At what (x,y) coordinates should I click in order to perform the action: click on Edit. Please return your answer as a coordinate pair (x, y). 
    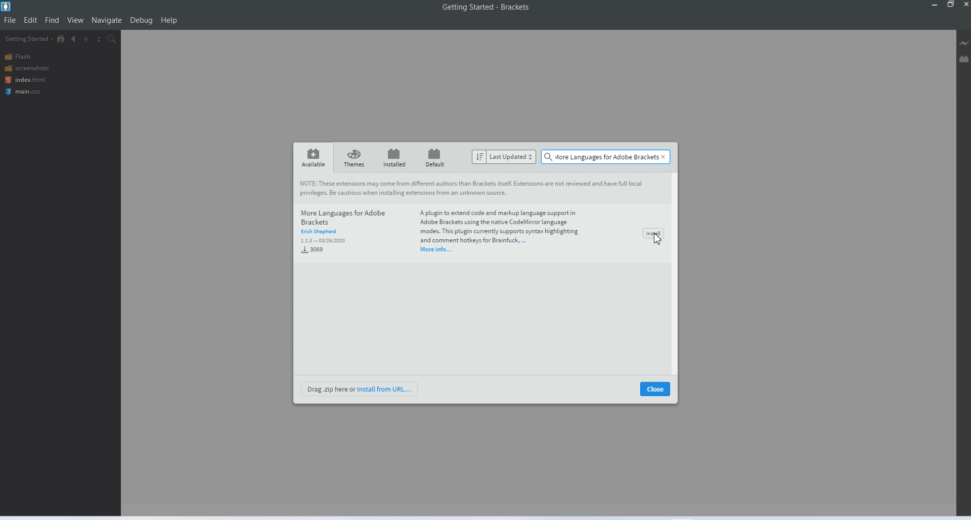
    Looking at the image, I should click on (31, 20).